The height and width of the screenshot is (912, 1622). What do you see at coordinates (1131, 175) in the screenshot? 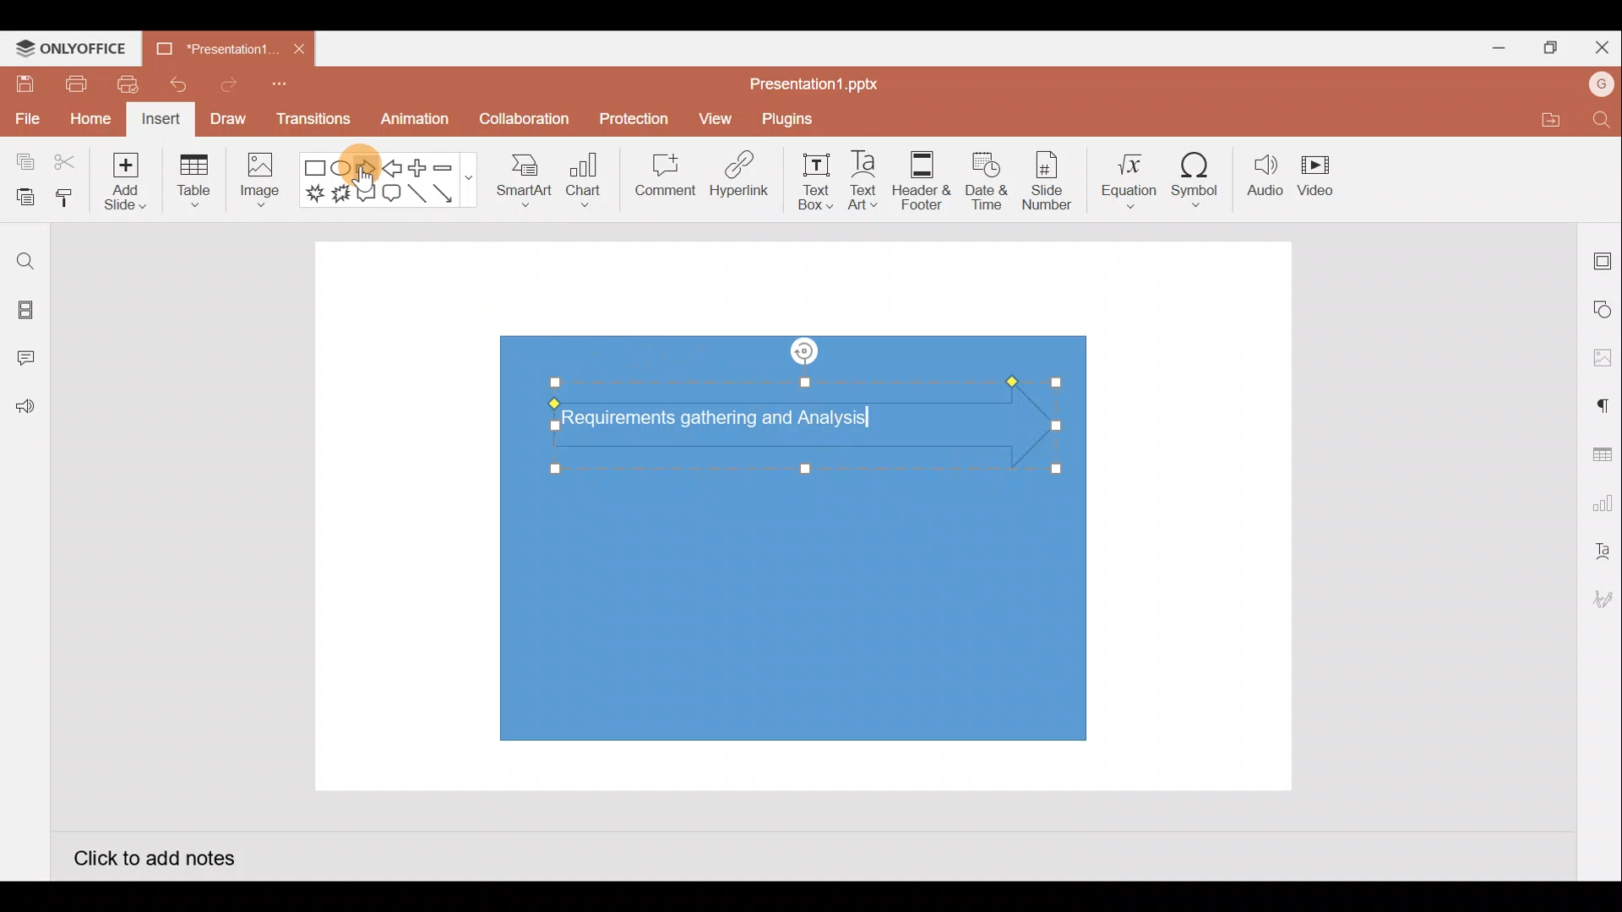
I see `Equation` at bounding box center [1131, 175].